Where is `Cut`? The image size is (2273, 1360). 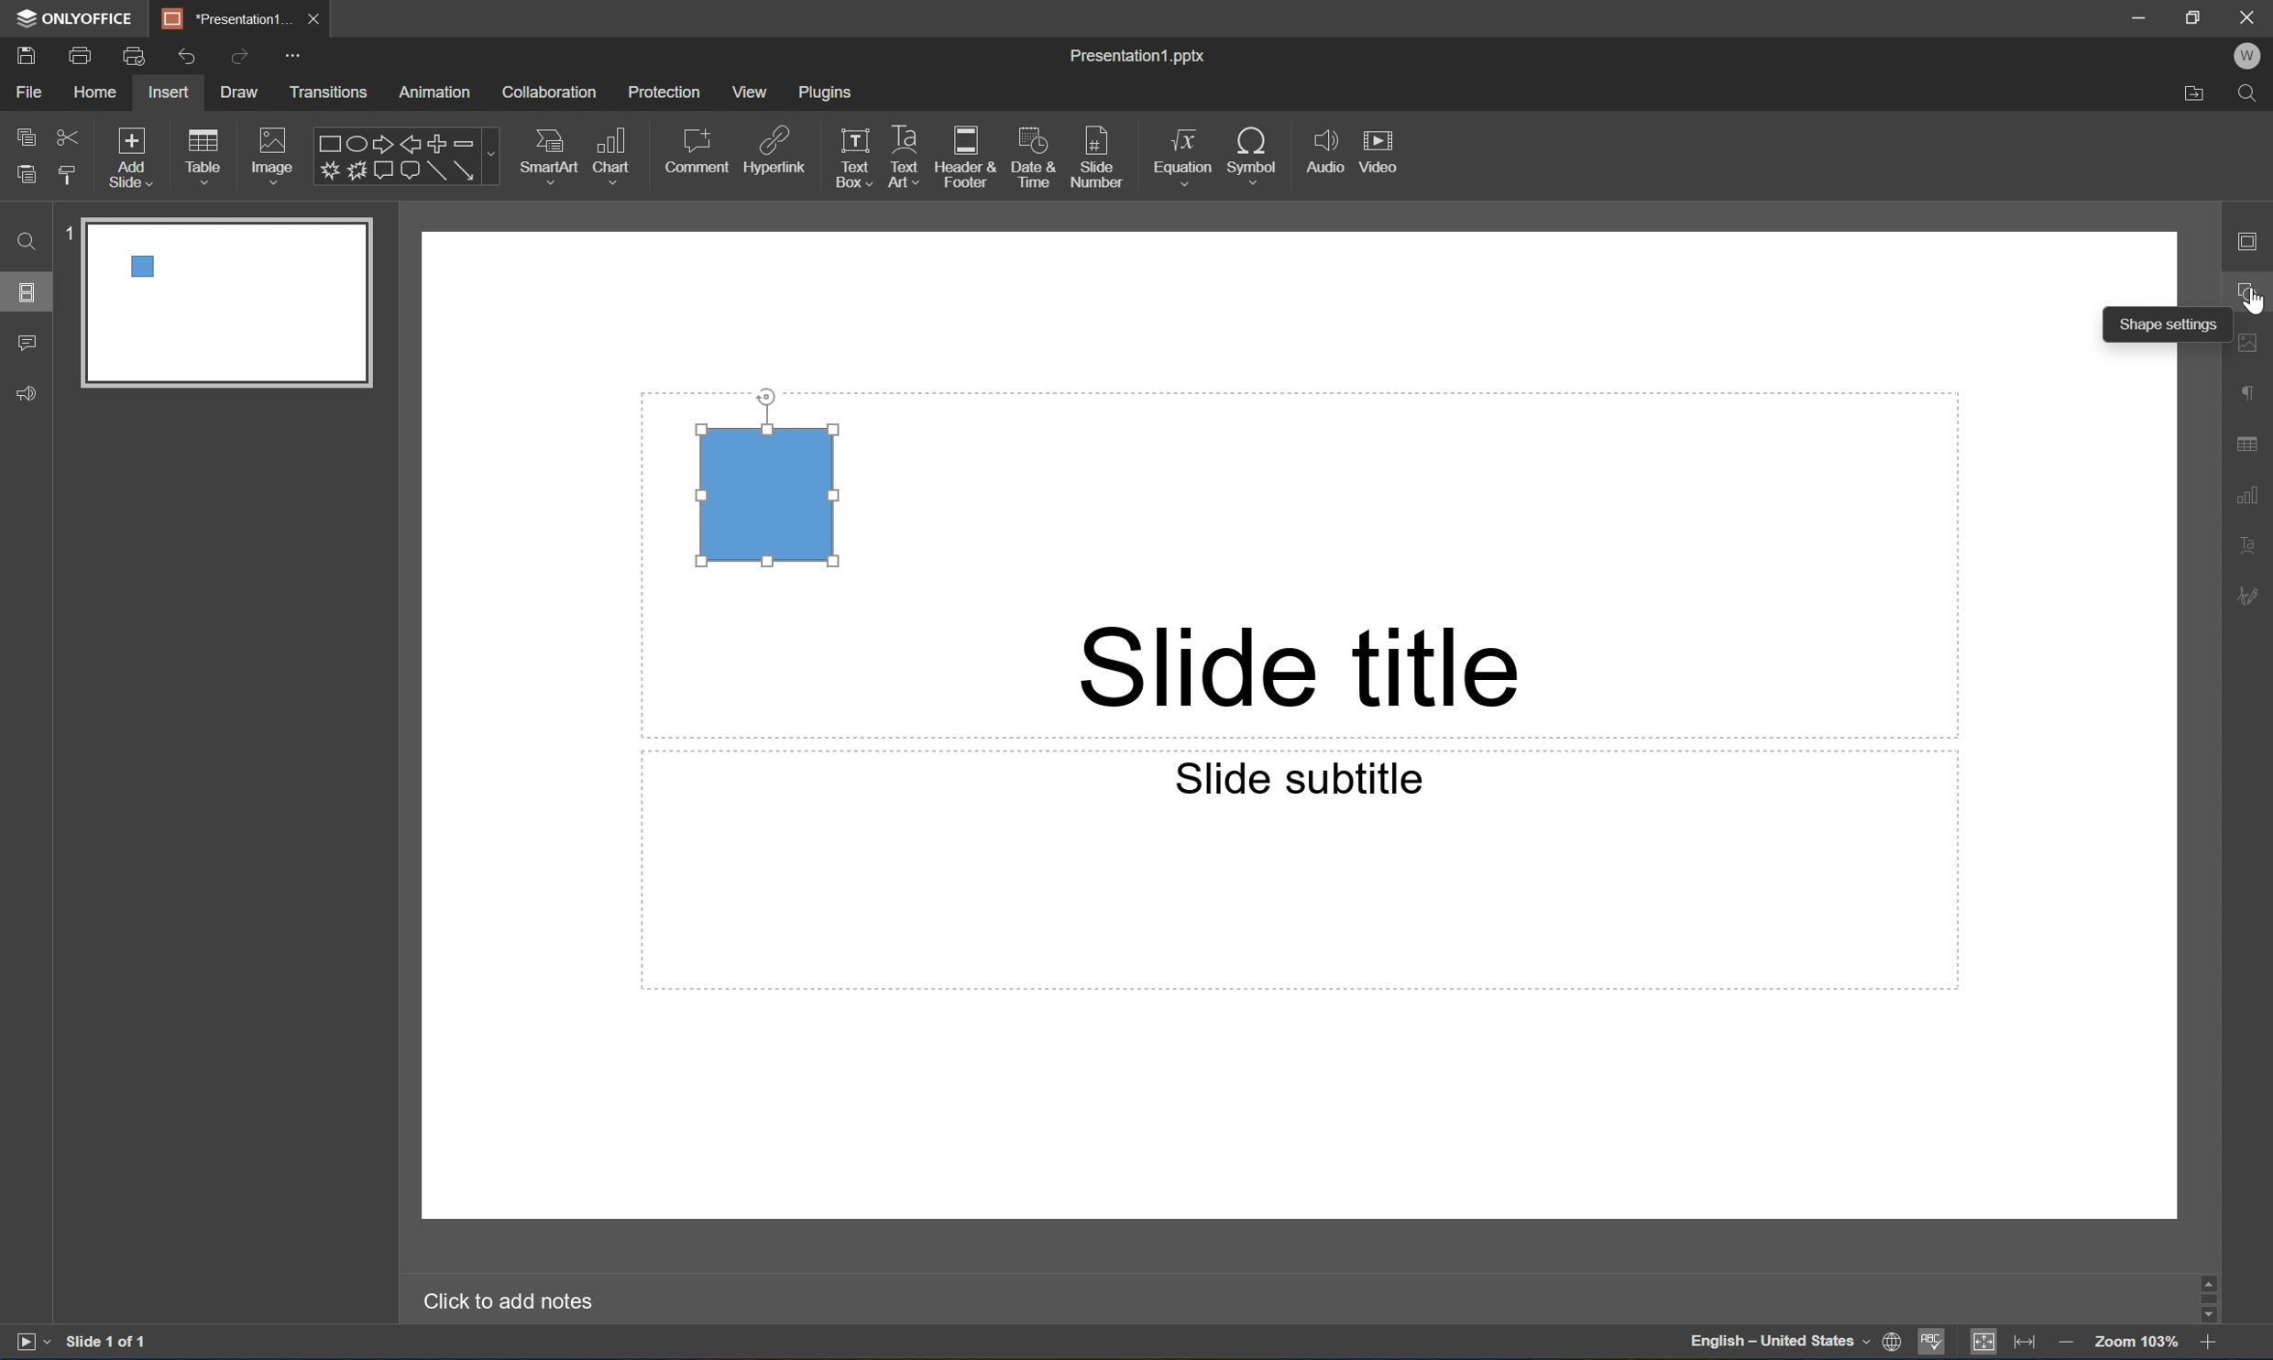
Cut is located at coordinates (69, 136).